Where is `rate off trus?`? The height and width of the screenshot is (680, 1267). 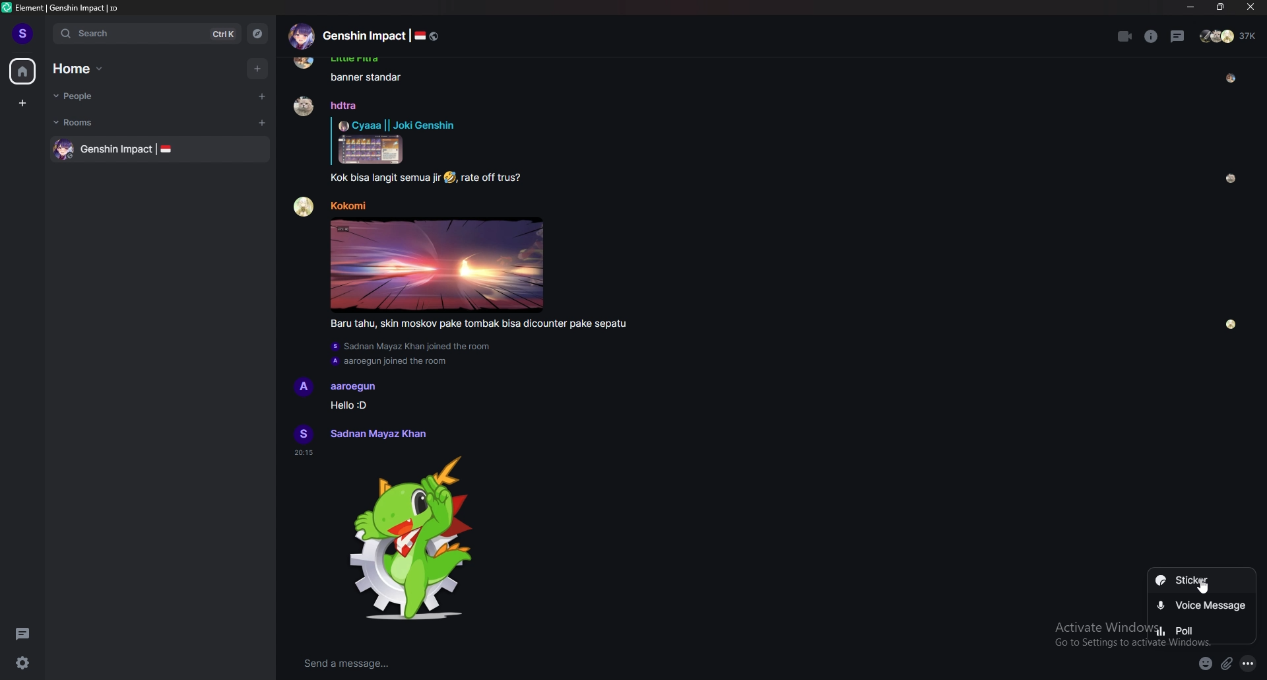
rate off trus? is located at coordinates (492, 178).